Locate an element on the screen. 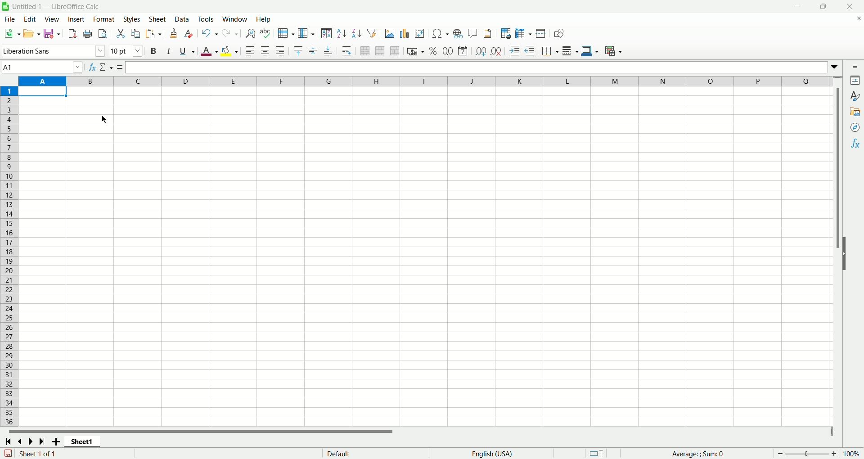  bold is located at coordinates (153, 52).